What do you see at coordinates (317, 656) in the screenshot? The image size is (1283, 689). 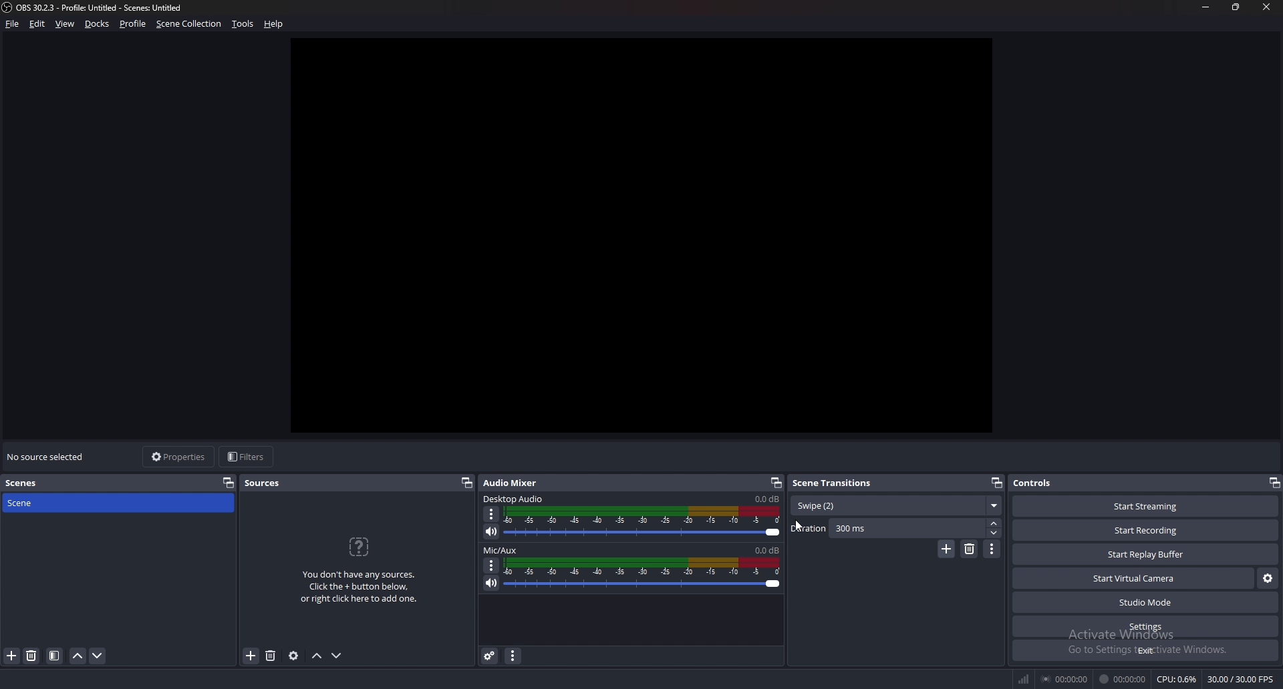 I see `move up` at bounding box center [317, 656].